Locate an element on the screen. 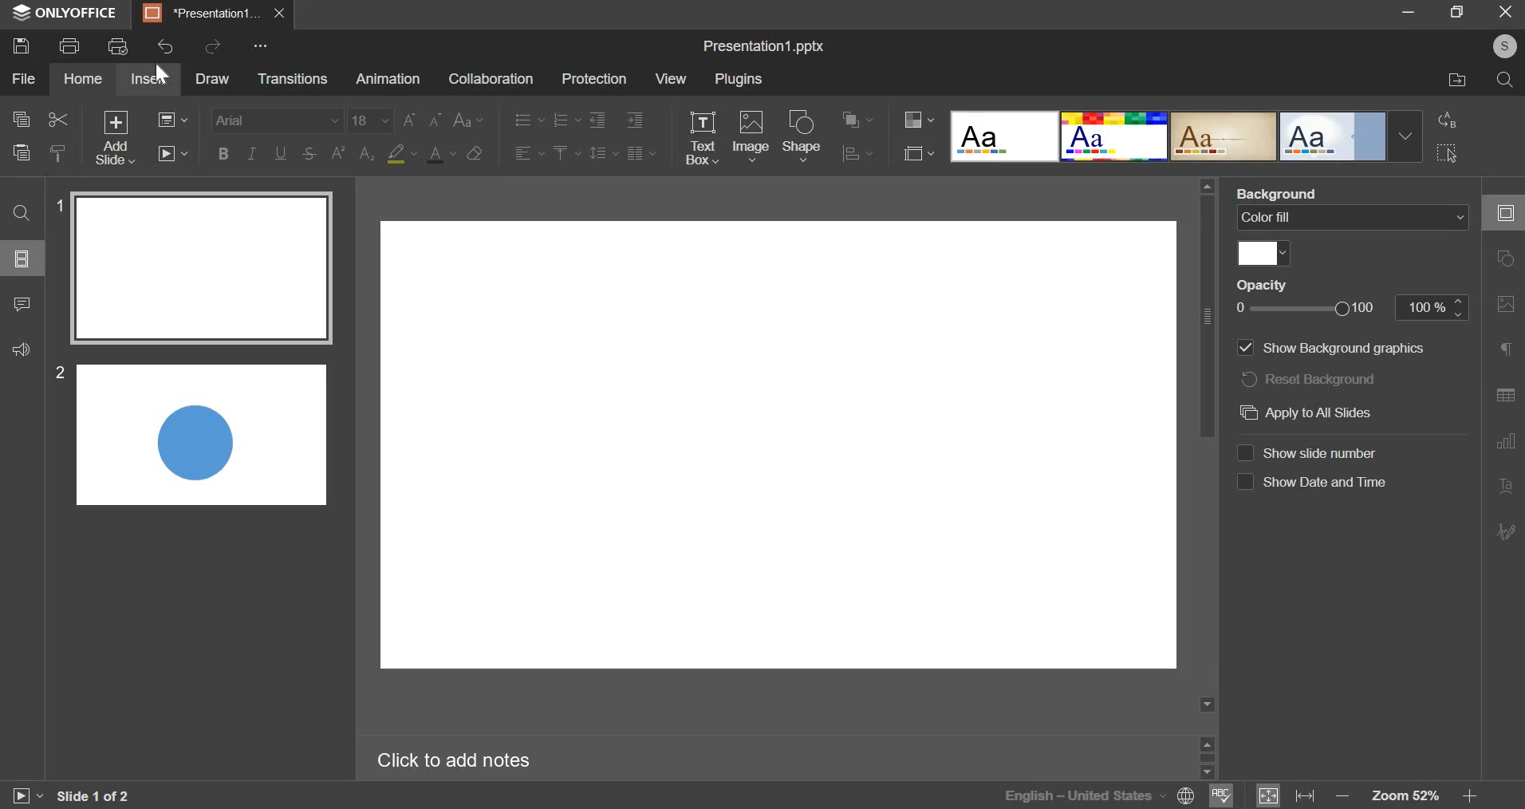 The image size is (1525, 809). shape is located at coordinates (804, 135).